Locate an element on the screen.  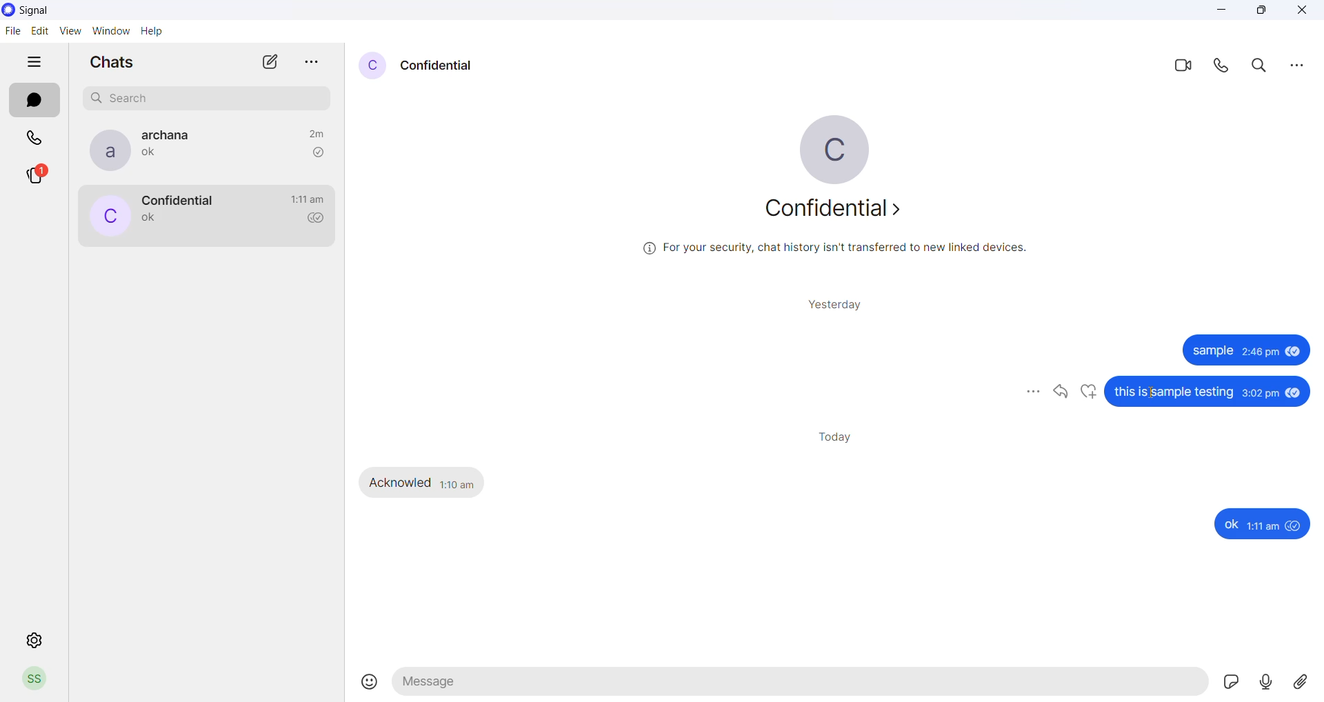
sample is located at coordinates (1211, 352).